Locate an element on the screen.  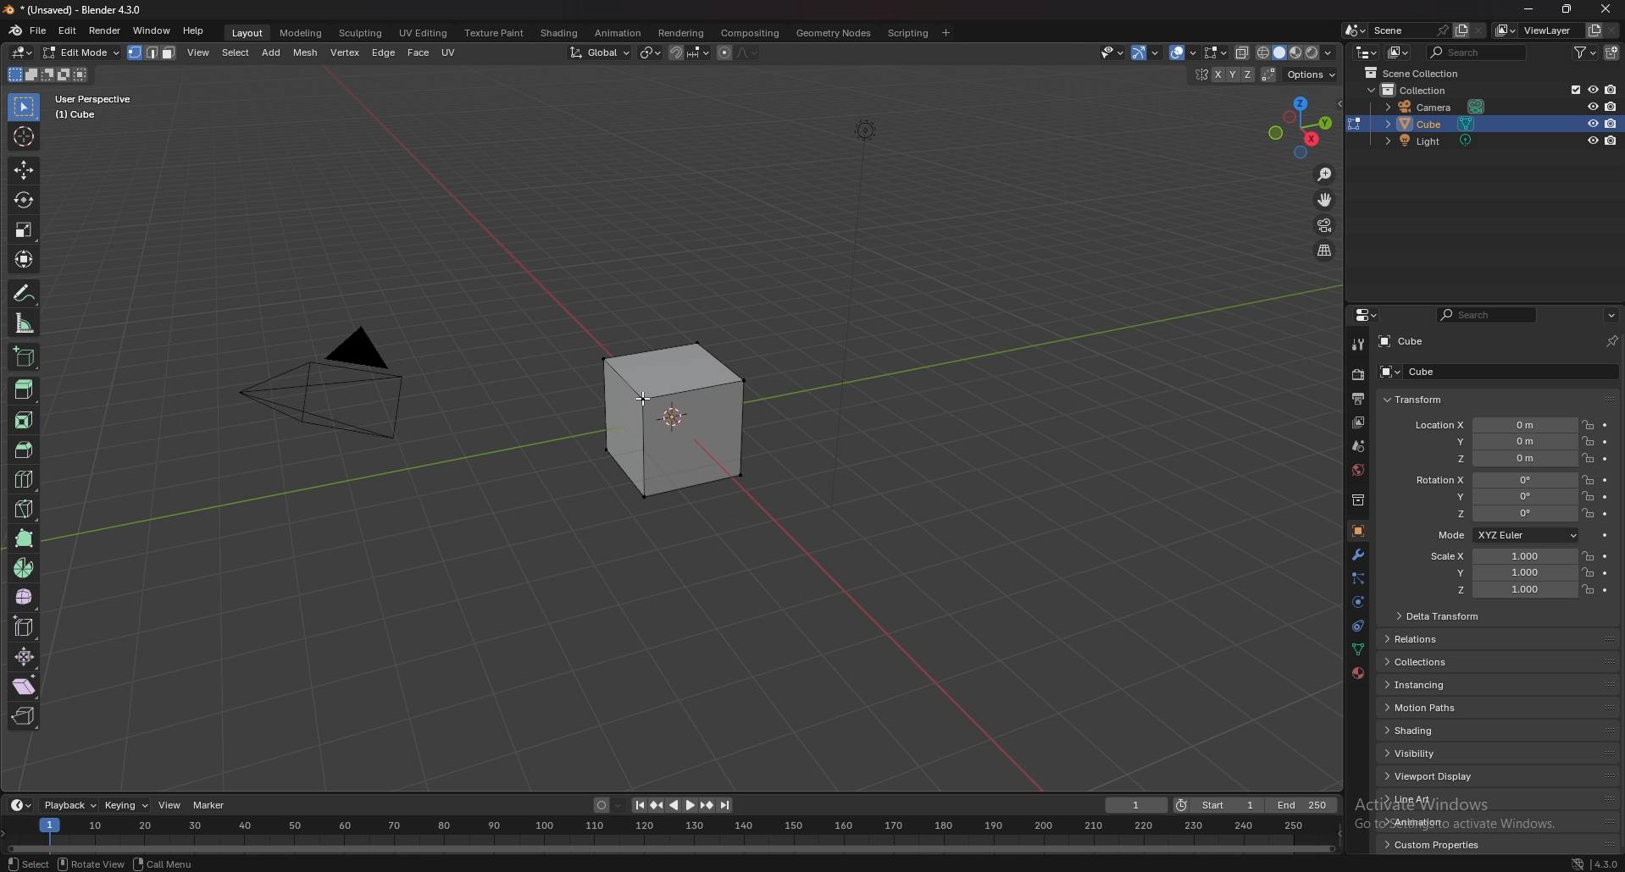
lock location is located at coordinates (1588, 425).